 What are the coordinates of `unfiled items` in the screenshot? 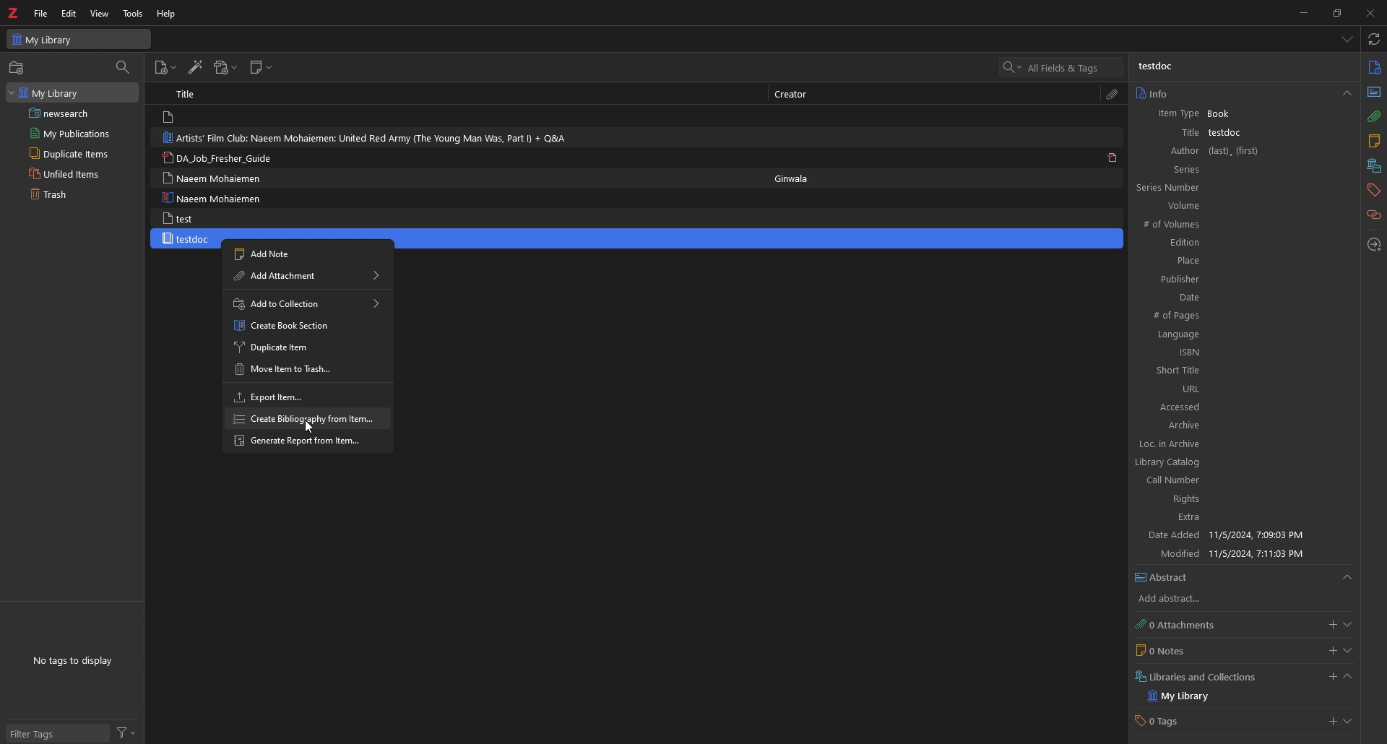 It's located at (68, 173).